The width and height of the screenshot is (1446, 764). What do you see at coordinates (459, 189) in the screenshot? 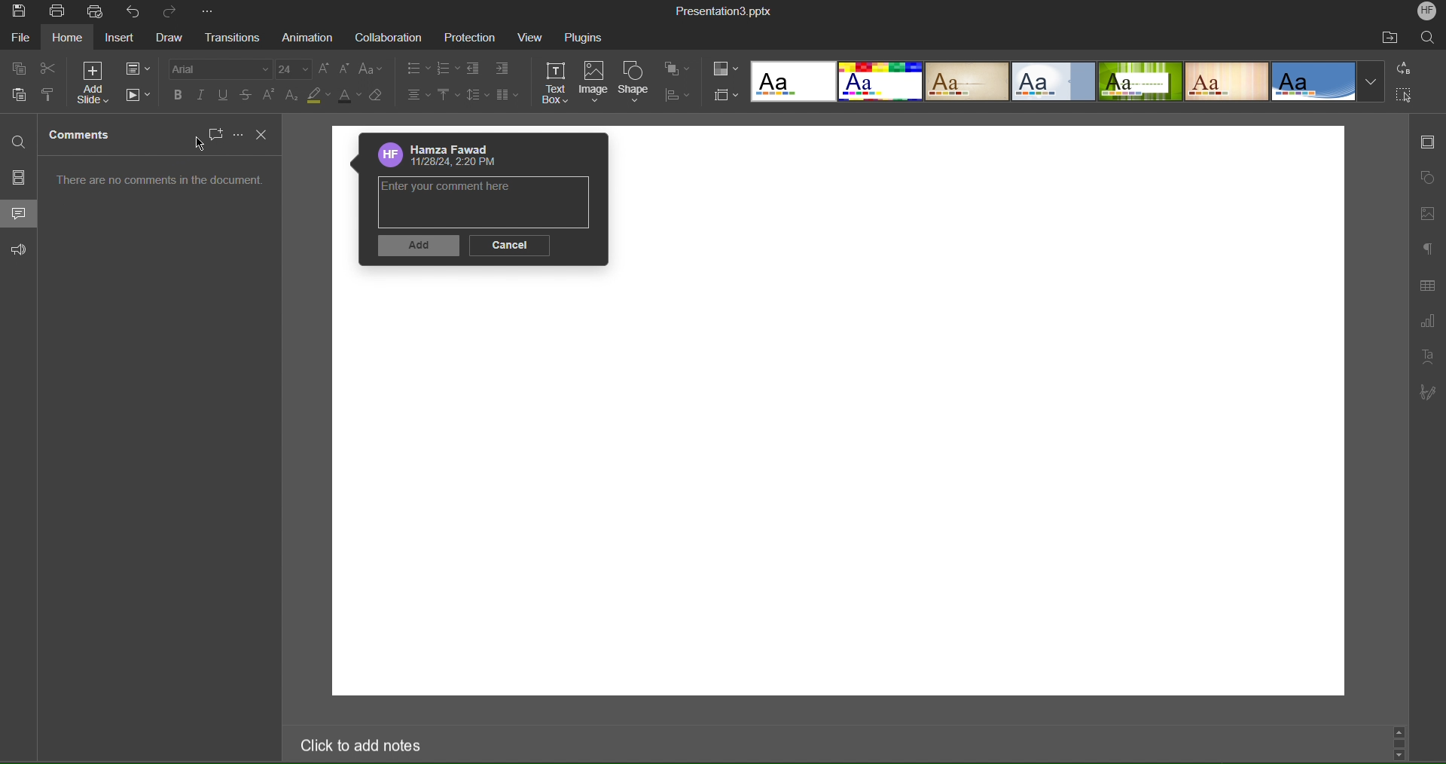
I see `Enter your comment here` at bounding box center [459, 189].